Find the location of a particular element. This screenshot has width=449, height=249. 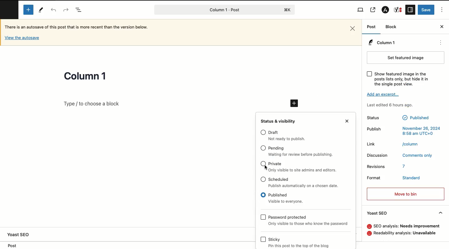

7 is located at coordinates (405, 166).